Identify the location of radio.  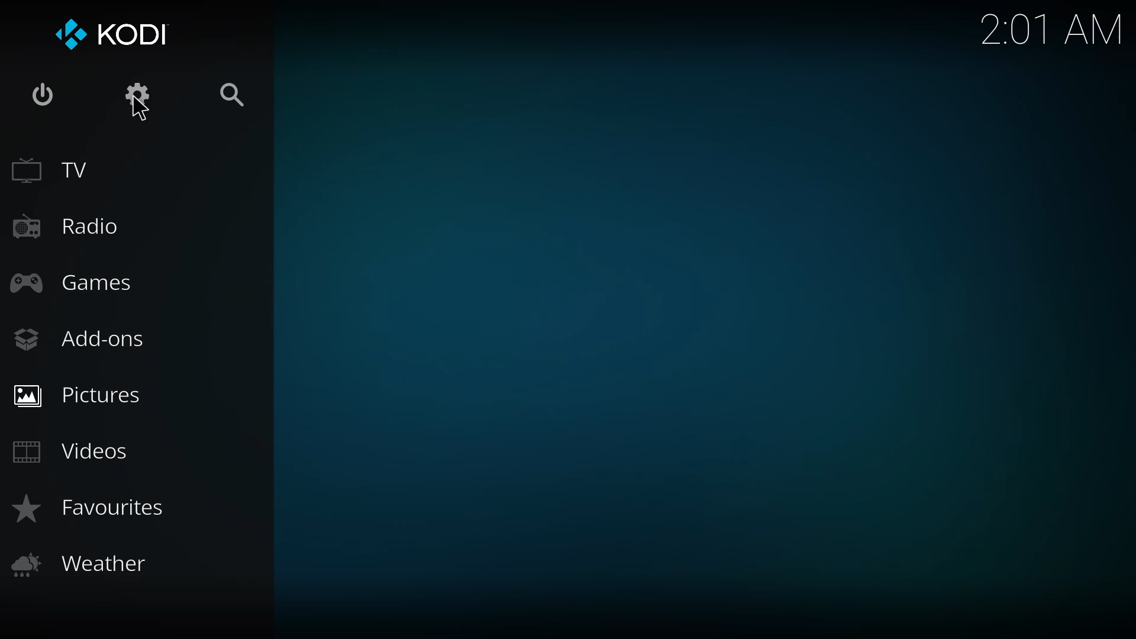
(76, 228).